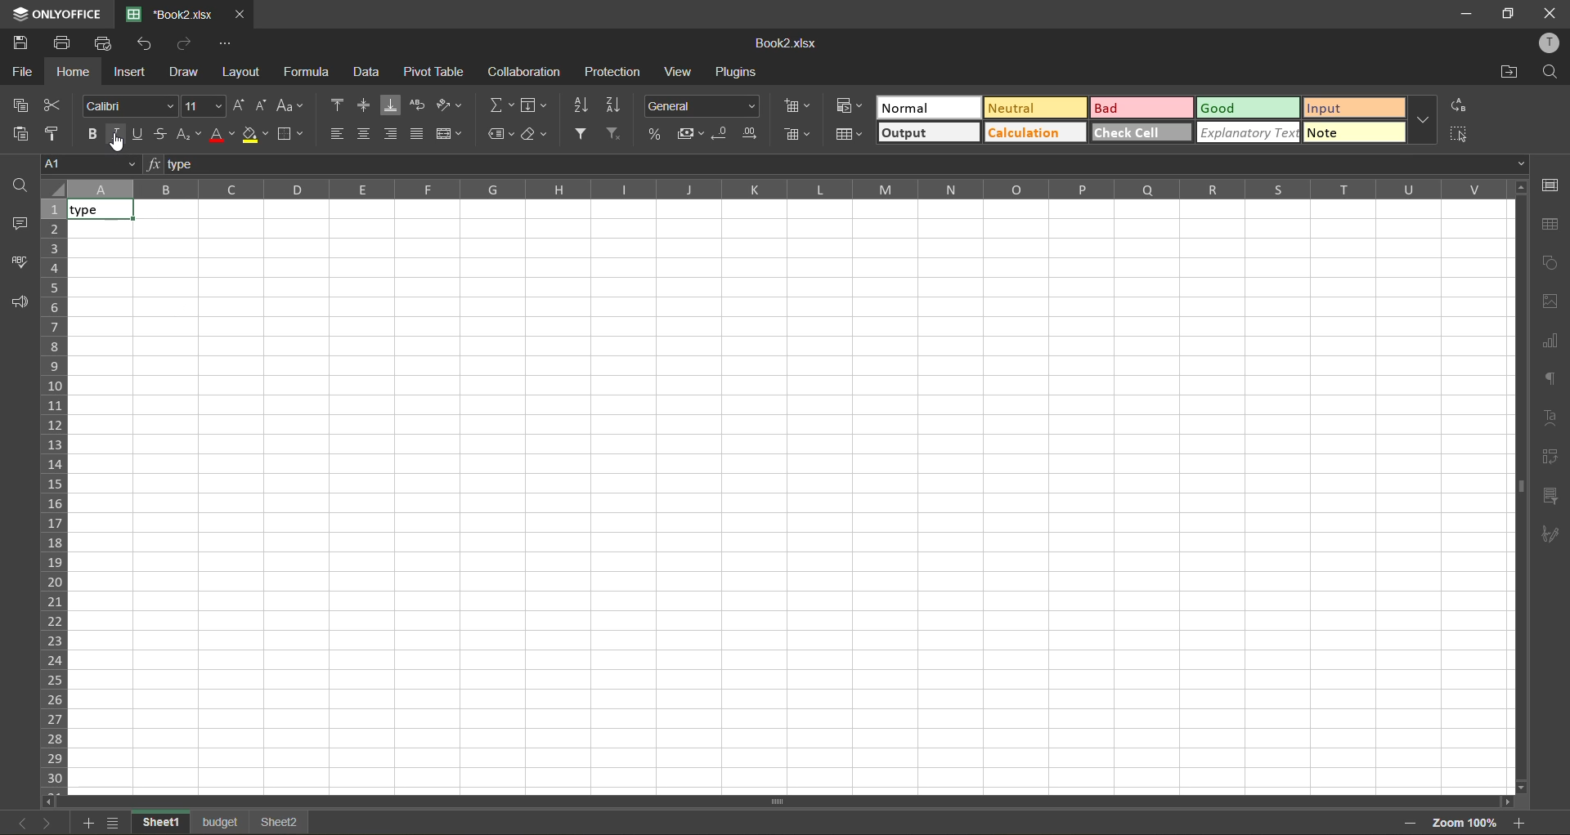  I want to click on images, so click(1550, 300).